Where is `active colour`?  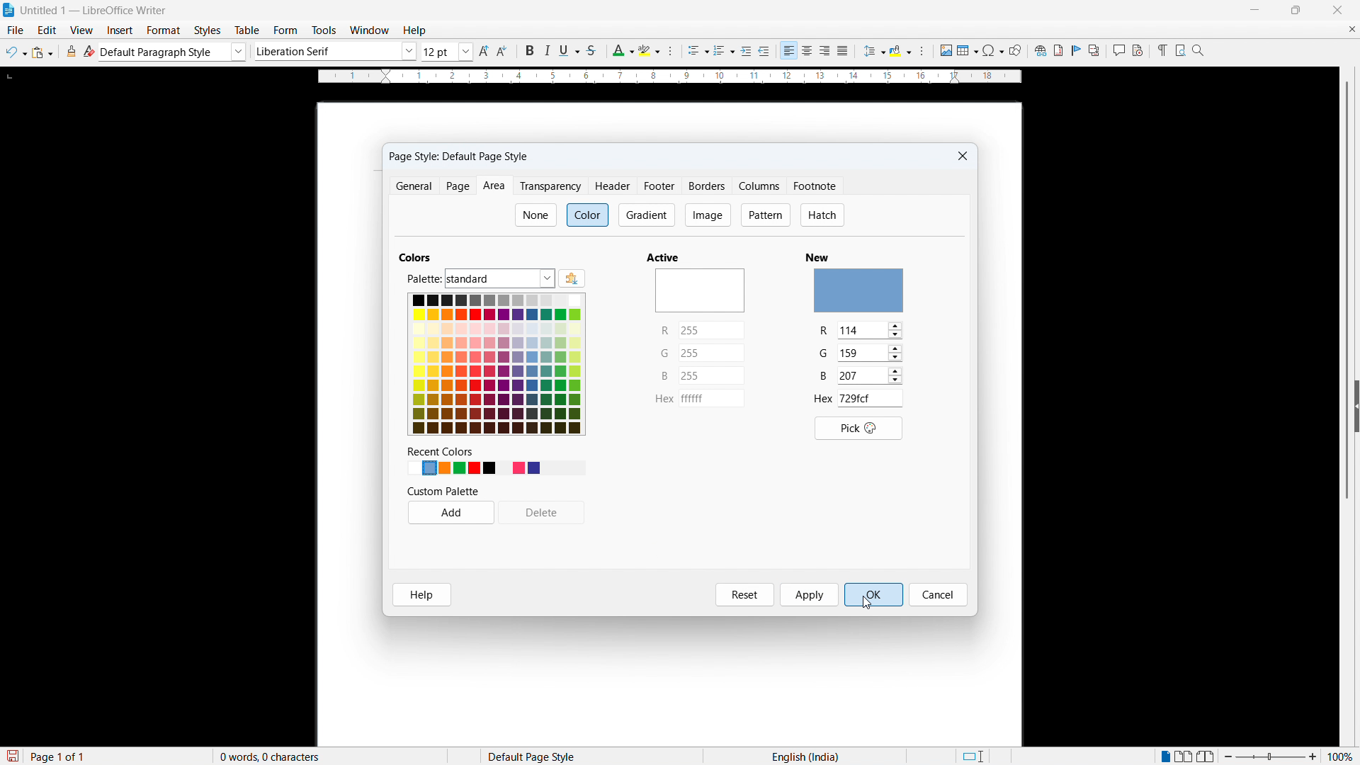 active colour is located at coordinates (700, 290).